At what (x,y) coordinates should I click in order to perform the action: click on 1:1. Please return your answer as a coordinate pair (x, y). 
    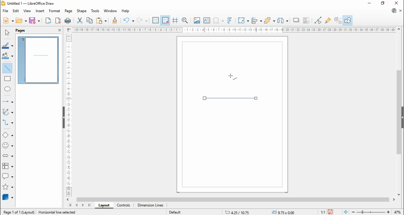
    Looking at the image, I should click on (322, 212).